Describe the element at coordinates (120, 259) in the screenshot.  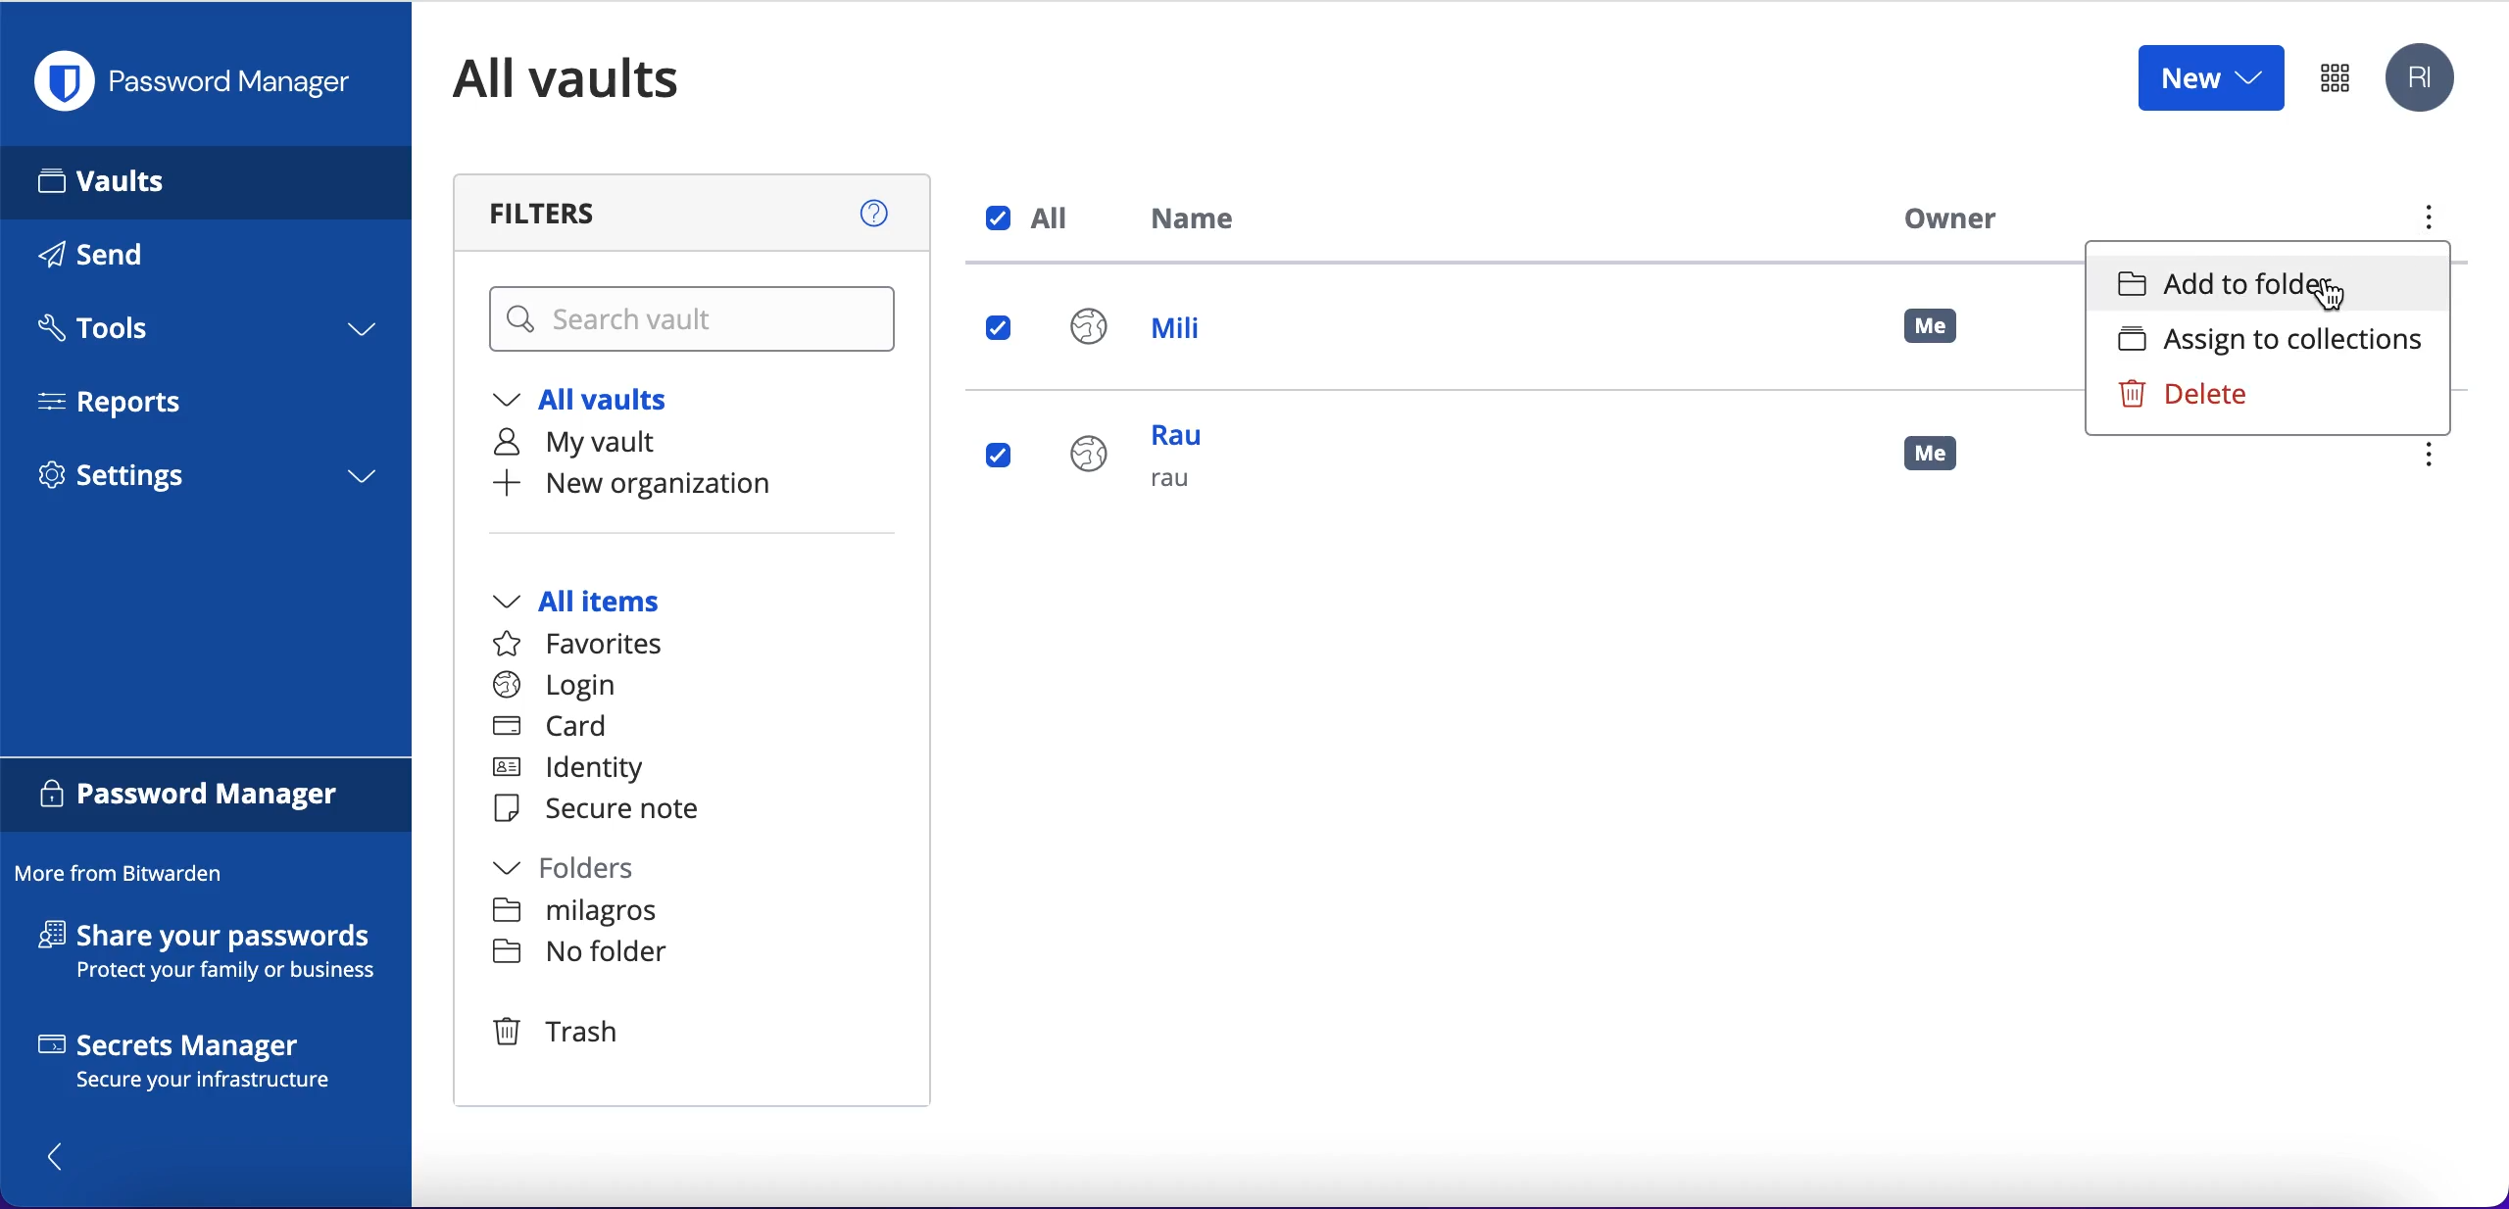
I see `send` at that location.